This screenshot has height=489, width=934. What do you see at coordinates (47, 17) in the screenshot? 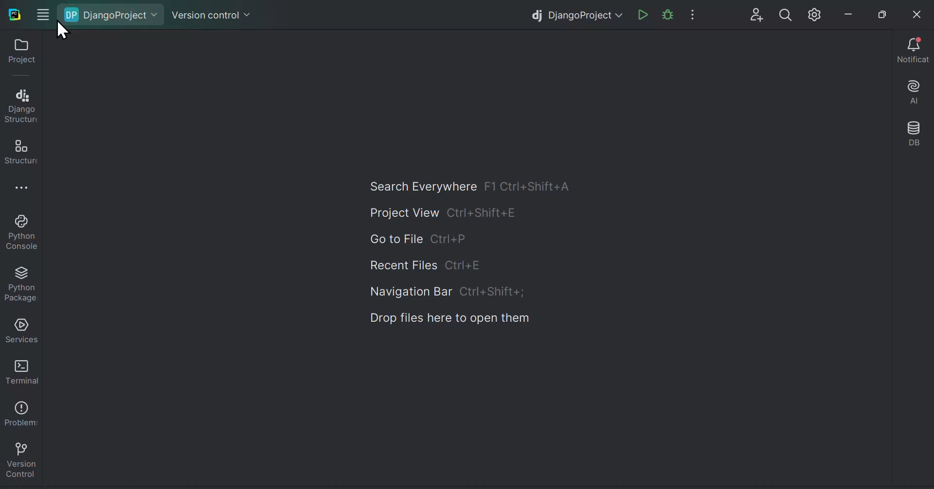
I see `Windows options` at bounding box center [47, 17].